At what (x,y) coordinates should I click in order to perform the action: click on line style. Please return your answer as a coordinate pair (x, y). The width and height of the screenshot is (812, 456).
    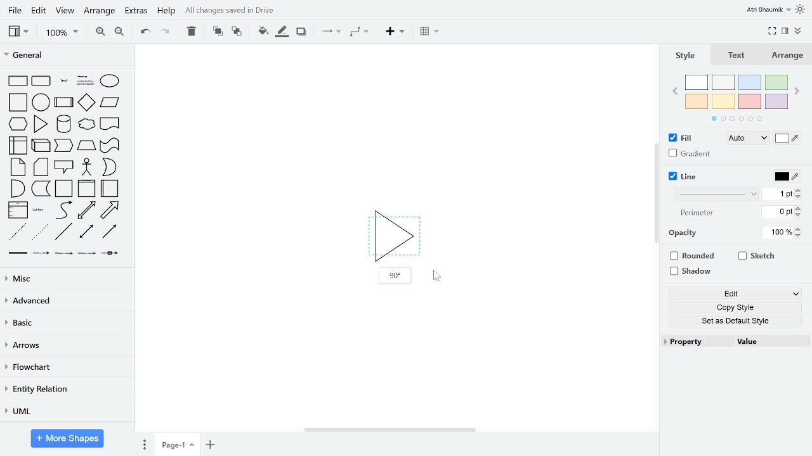
    Looking at the image, I should click on (716, 194).